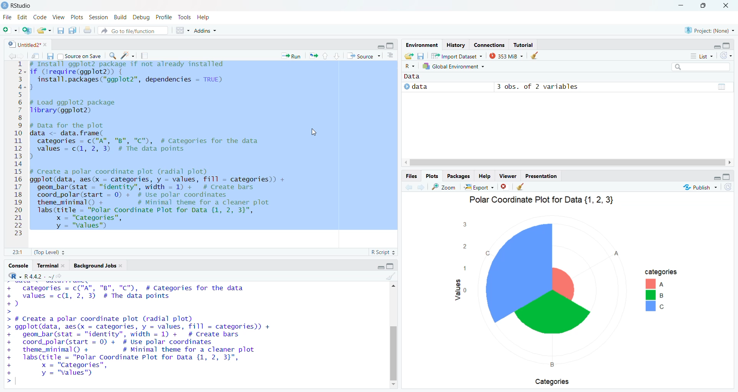 Image resolution: width=738 pixels, height=392 pixels. What do you see at coordinates (456, 67) in the screenshot?
I see `Global Environment ~` at bounding box center [456, 67].